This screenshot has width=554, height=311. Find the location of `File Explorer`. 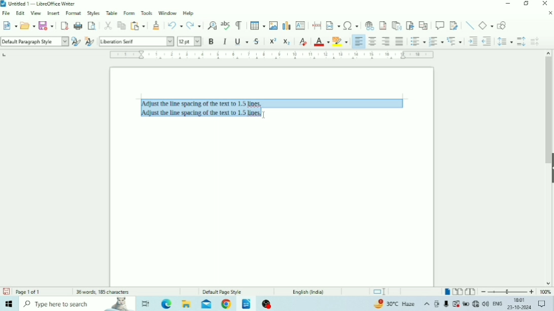

File Explorer is located at coordinates (186, 303).